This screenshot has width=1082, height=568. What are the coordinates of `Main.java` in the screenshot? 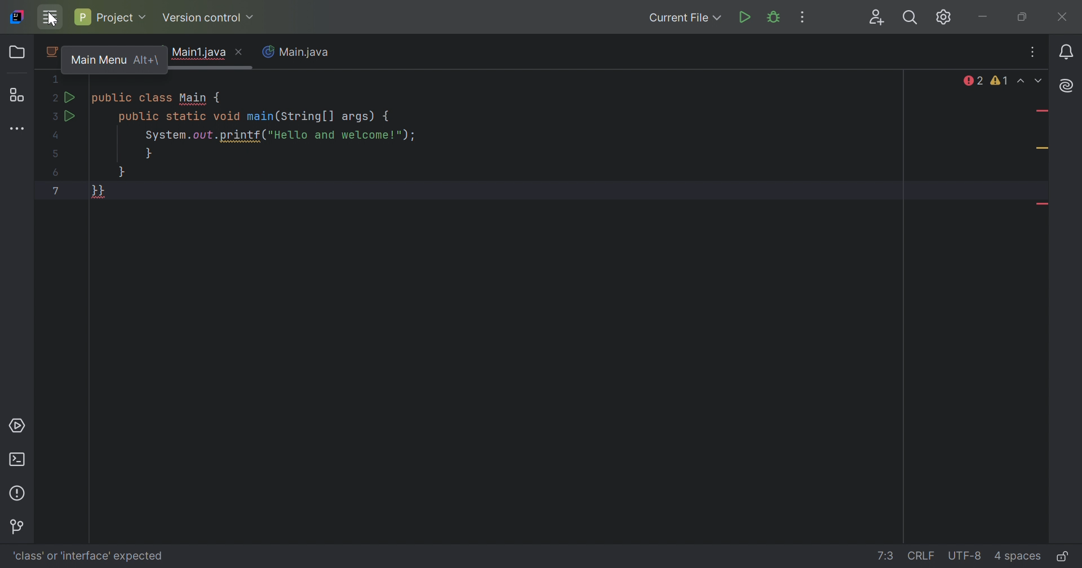 It's located at (300, 53).